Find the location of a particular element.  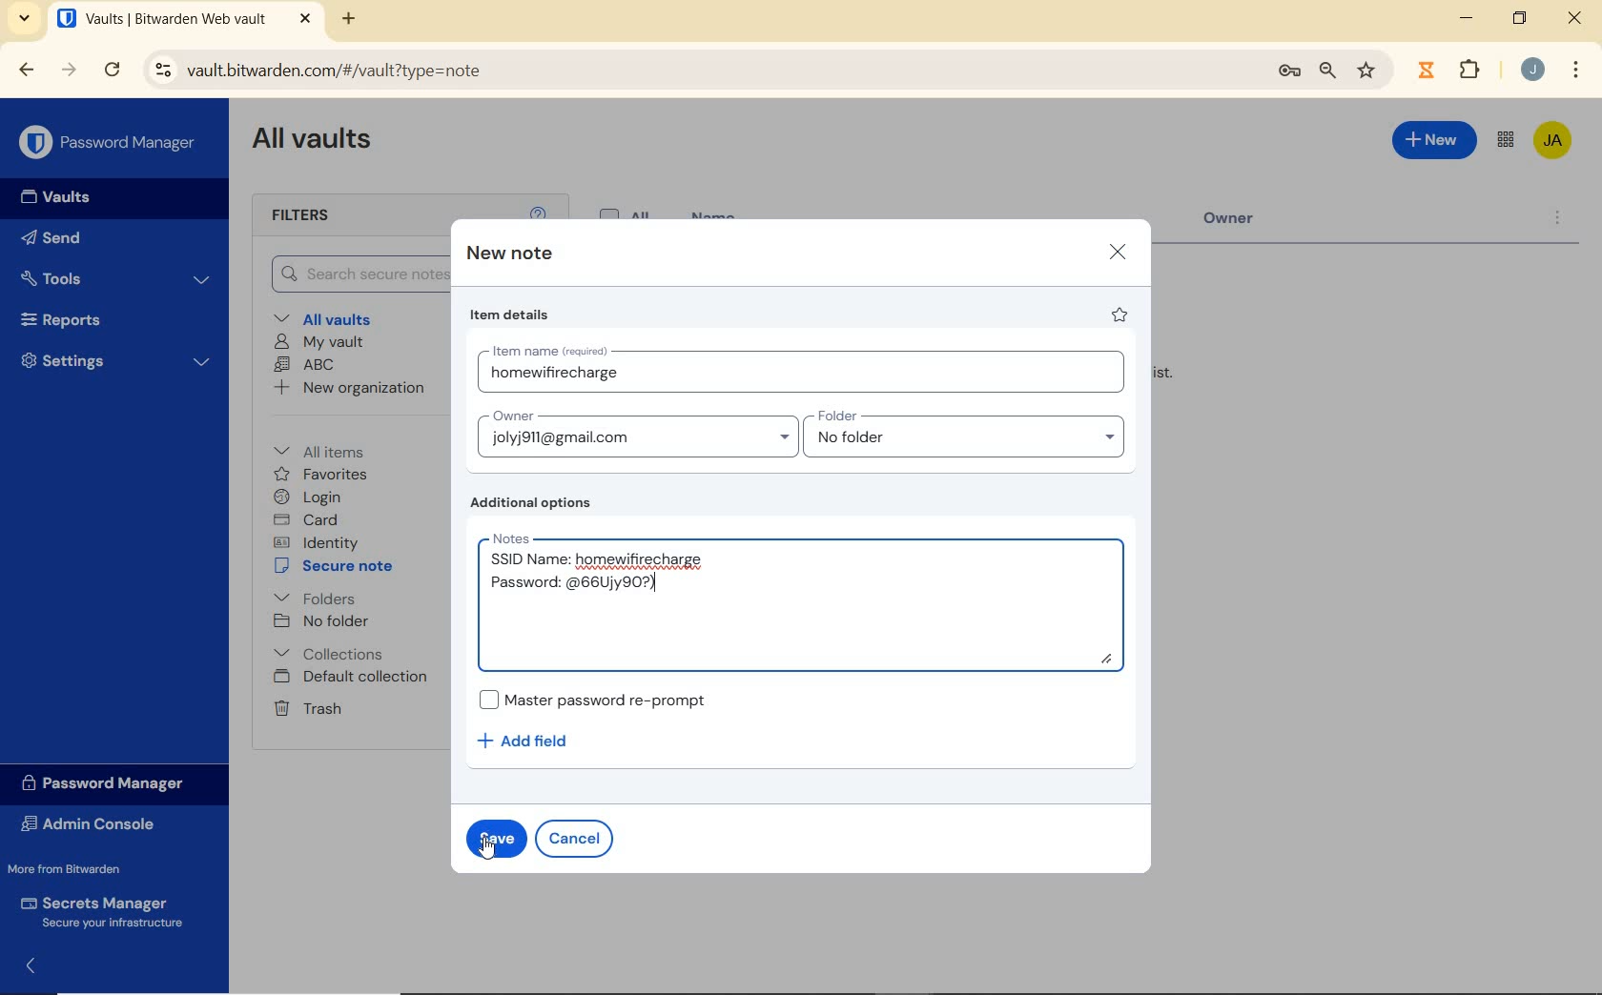

save is located at coordinates (495, 837).